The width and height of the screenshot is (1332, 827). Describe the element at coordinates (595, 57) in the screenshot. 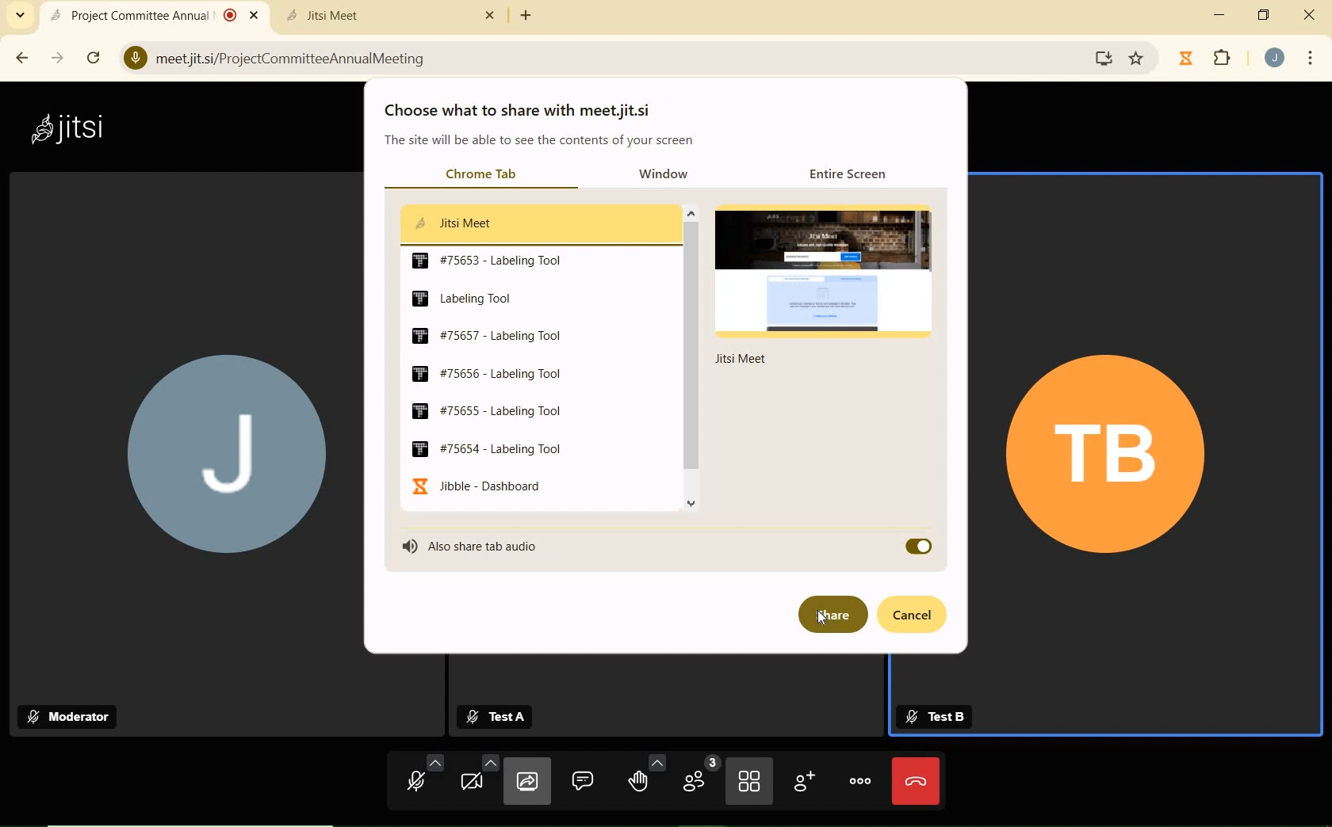

I see `meetjit.si/ProjectCommitteeAnnualMeeting` at that location.